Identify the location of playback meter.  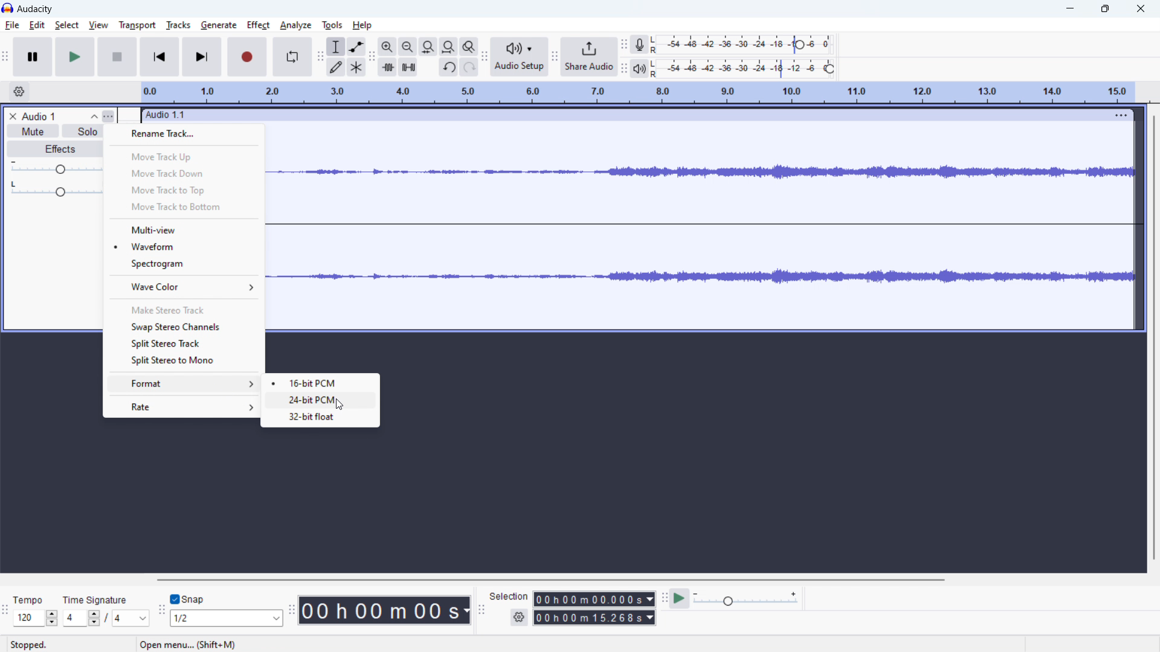
(640, 68).